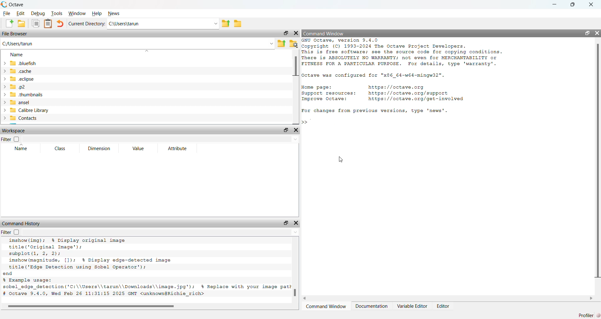 The height and width of the screenshot is (319, 601). I want to click on folder, so click(239, 25).